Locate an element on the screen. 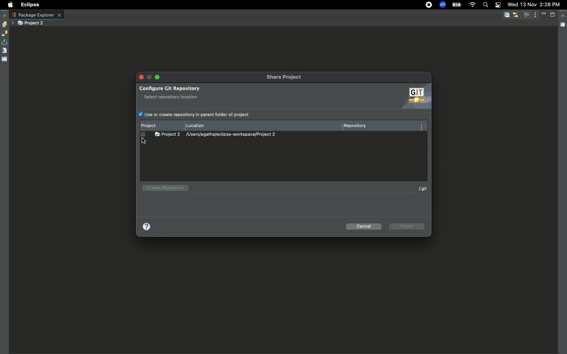 The height and width of the screenshot is (354, 567). Synchronize is located at coordinates (4, 33).